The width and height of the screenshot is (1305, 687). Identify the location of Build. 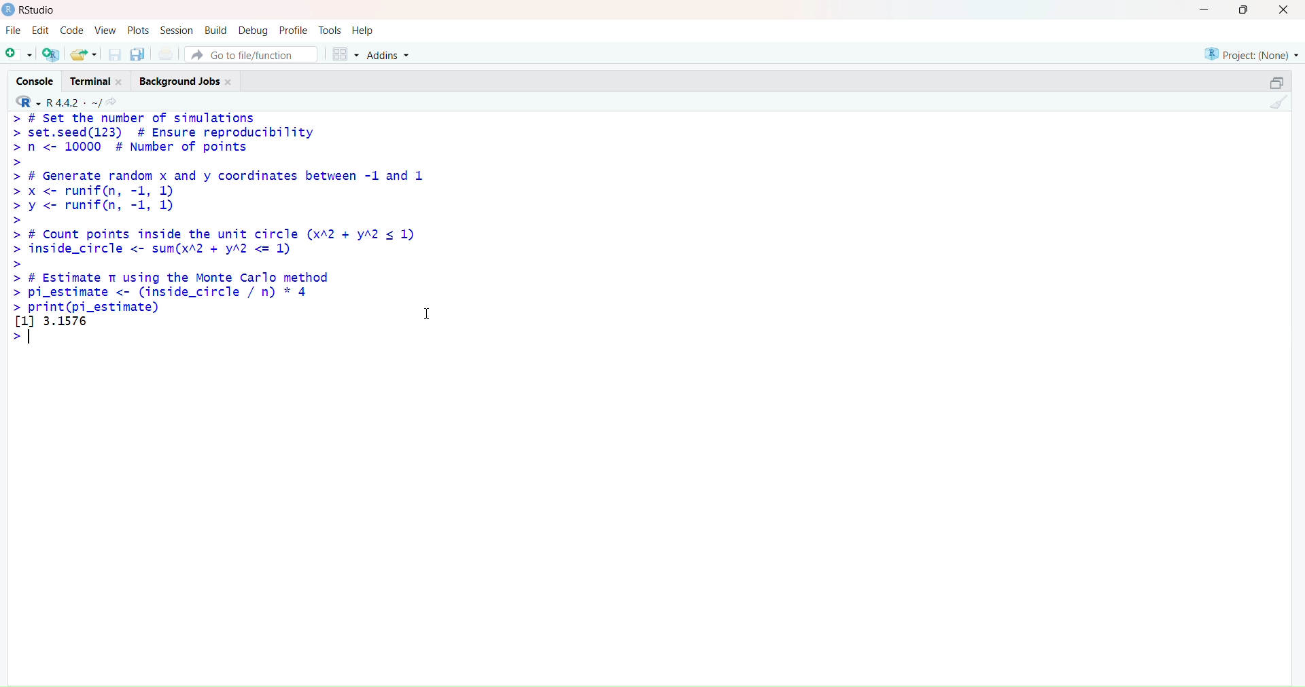
(215, 29).